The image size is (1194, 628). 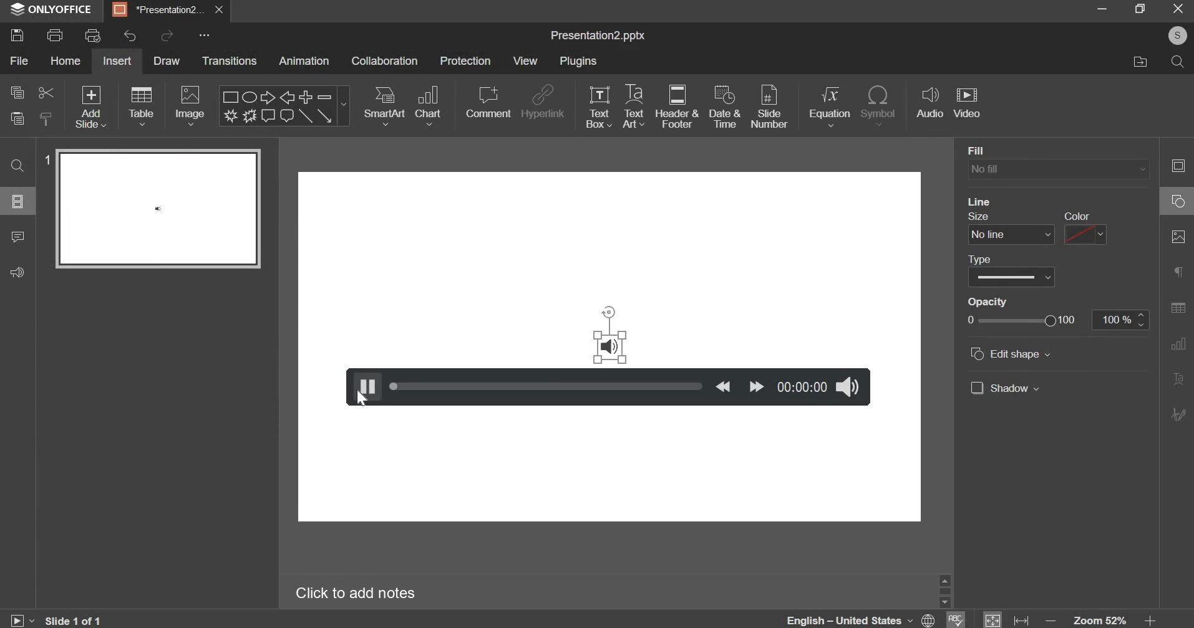 What do you see at coordinates (1058, 170) in the screenshot?
I see `no fill` at bounding box center [1058, 170].